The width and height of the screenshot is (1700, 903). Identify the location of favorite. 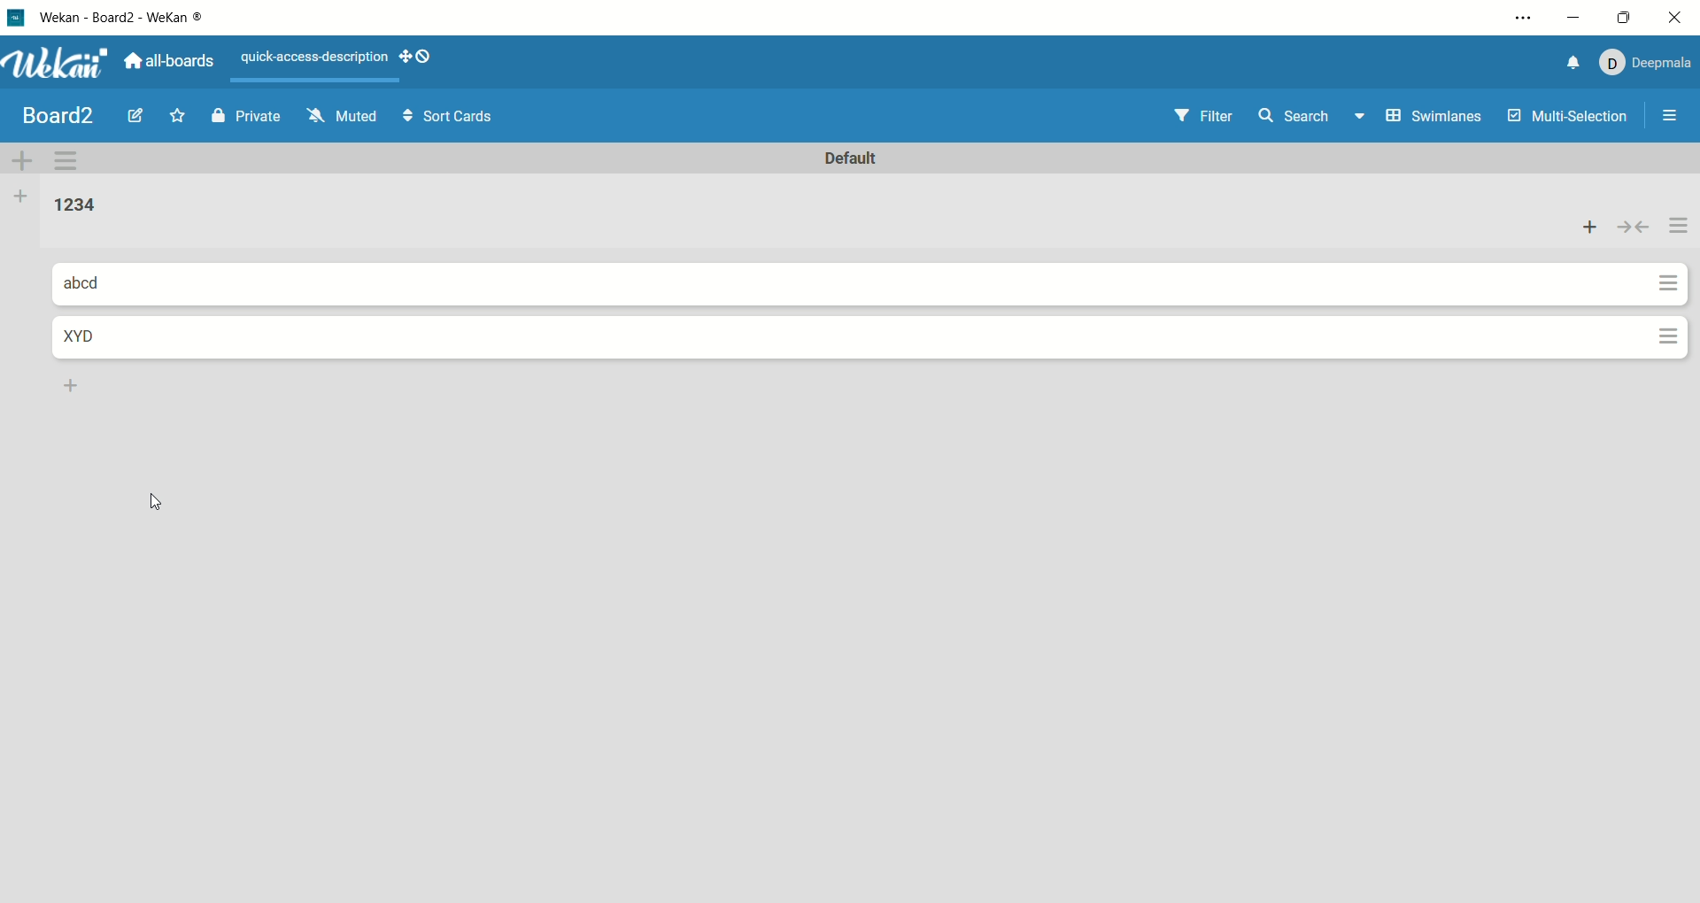
(182, 114).